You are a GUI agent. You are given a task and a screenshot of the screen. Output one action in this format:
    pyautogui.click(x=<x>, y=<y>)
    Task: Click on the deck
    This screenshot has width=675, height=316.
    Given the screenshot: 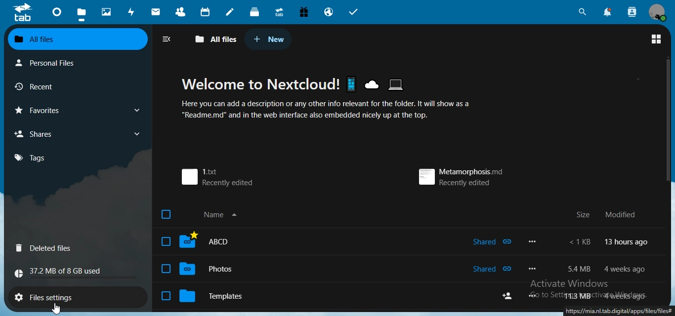 What is the action you would take?
    pyautogui.click(x=255, y=13)
    